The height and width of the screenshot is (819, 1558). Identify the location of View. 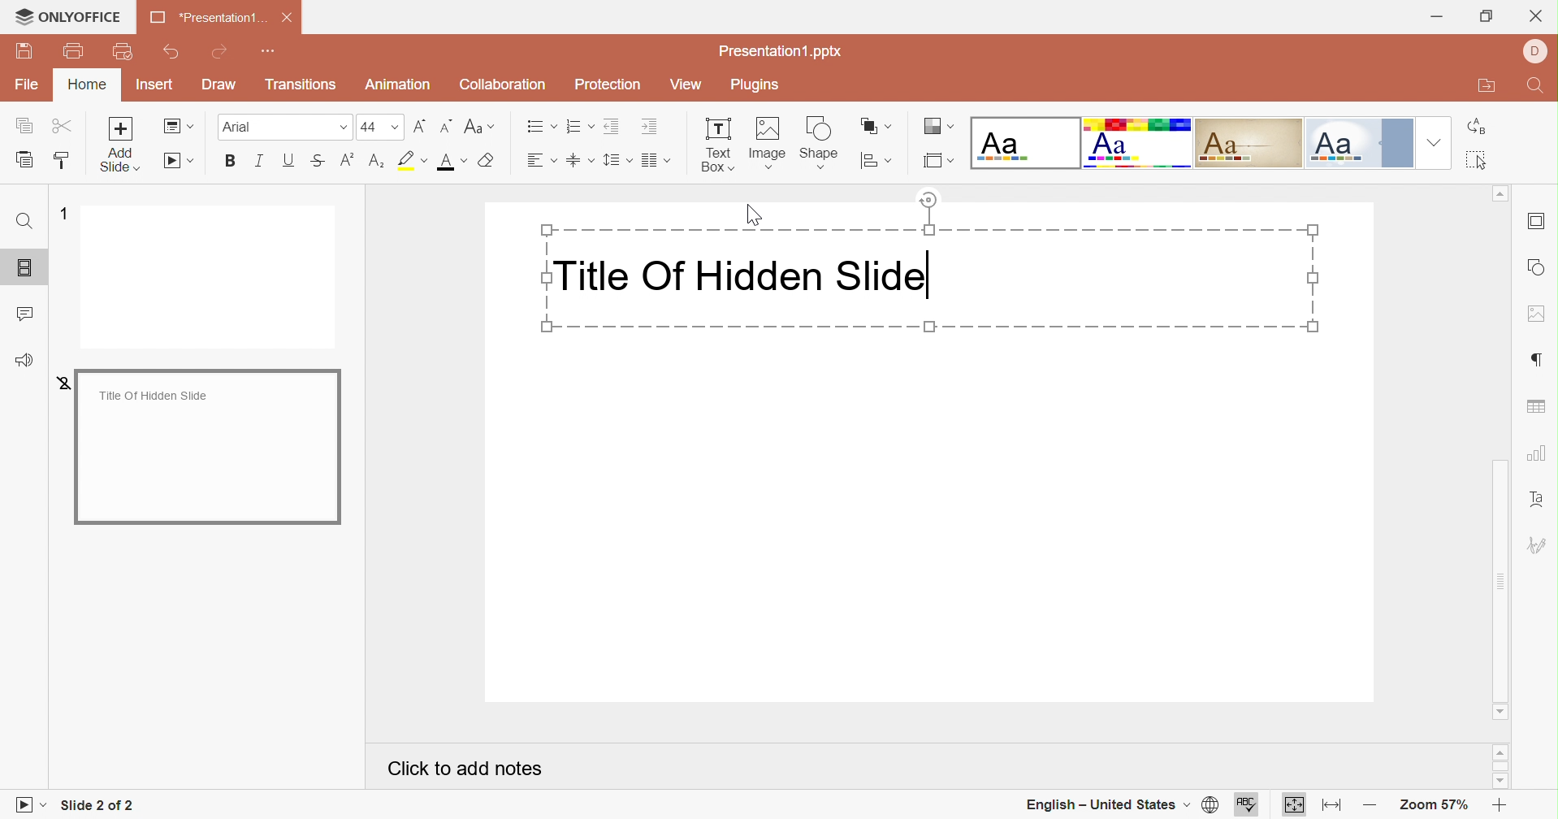
(684, 84).